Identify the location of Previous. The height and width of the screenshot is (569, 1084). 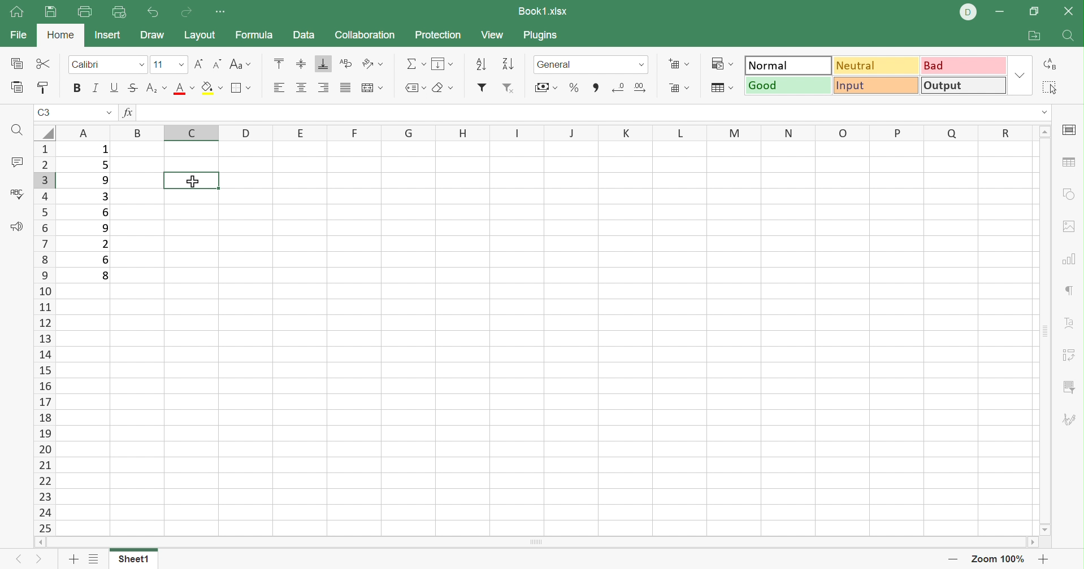
(19, 561).